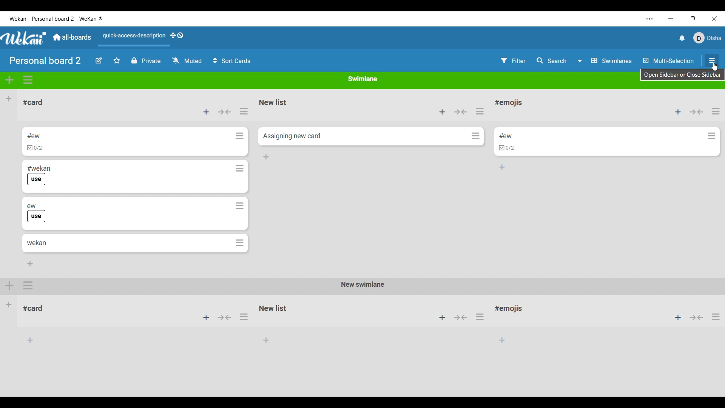 The height and width of the screenshot is (408, 725). Describe the element at coordinates (671, 19) in the screenshot. I see `Minimize` at that location.